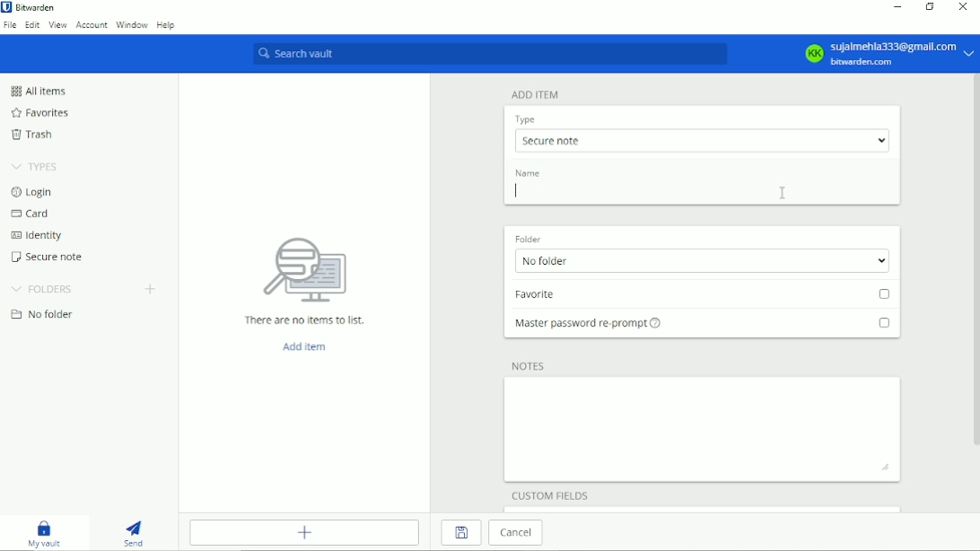  What do you see at coordinates (44, 532) in the screenshot?
I see `My vault` at bounding box center [44, 532].